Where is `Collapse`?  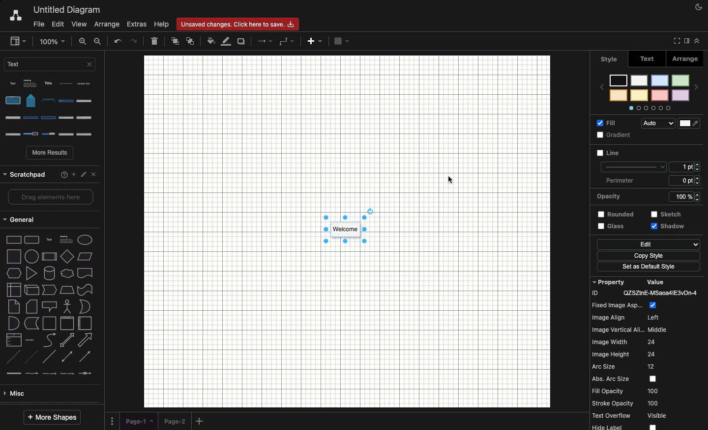 Collapse is located at coordinates (697, 41).